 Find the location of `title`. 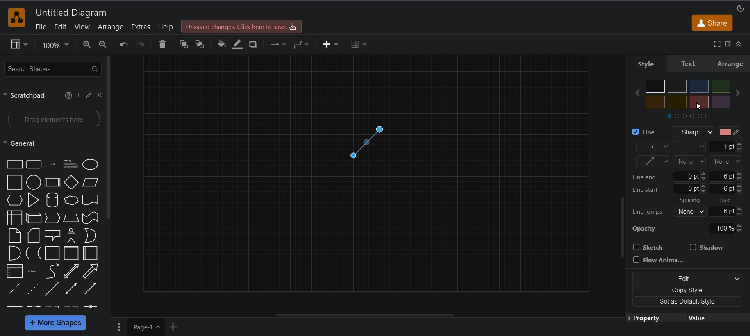

title is located at coordinates (73, 12).